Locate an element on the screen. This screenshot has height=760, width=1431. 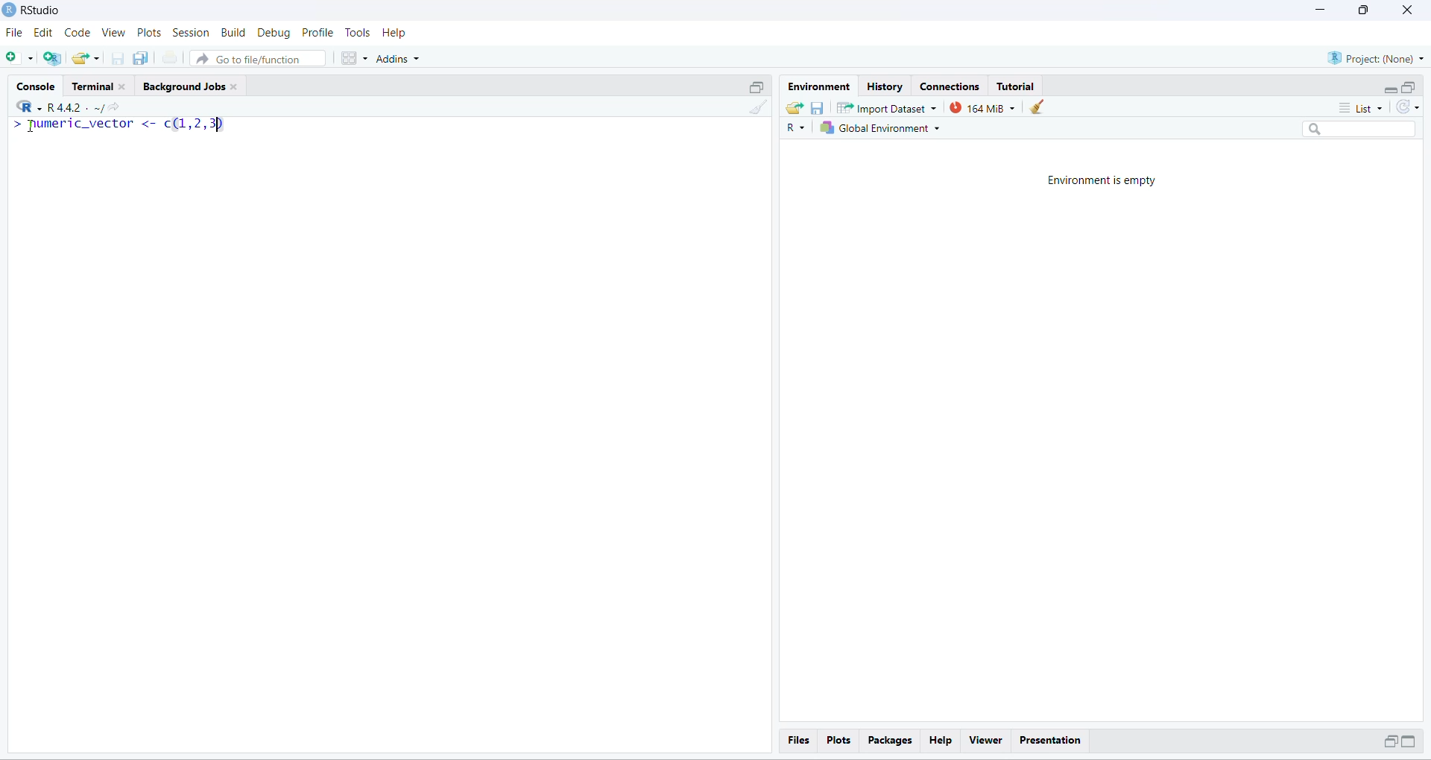
minimize is located at coordinates (1391, 91).